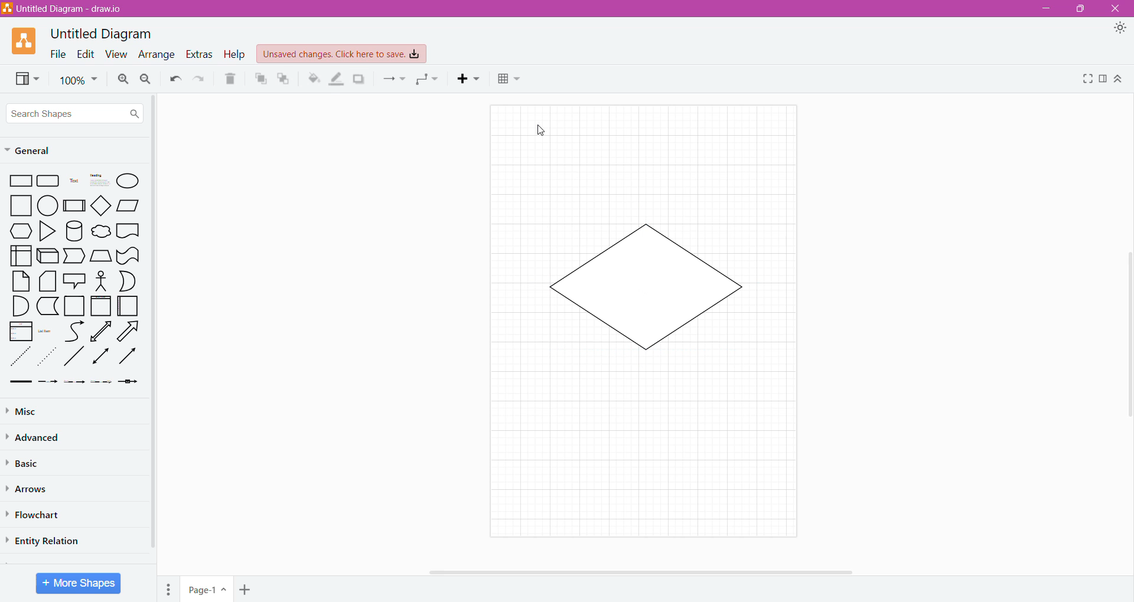 This screenshot has width=1134, height=602. Describe the element at coordinates (645, 288) in the screenshot. I see `Unlocked shape at Final position` at that location.